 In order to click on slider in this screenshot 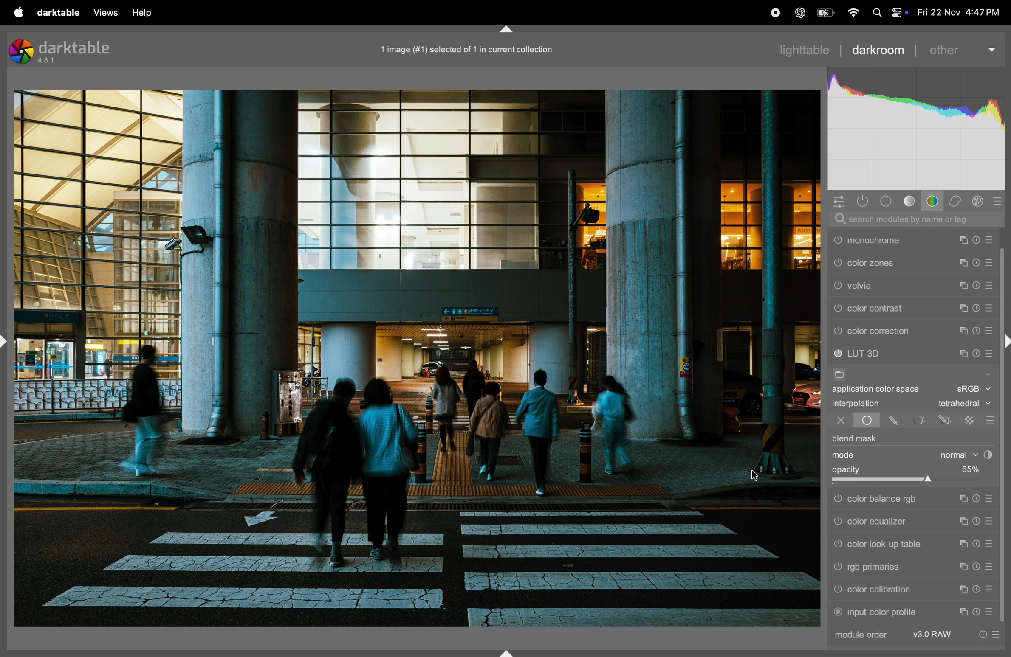, I will do `click(911, 482)`.